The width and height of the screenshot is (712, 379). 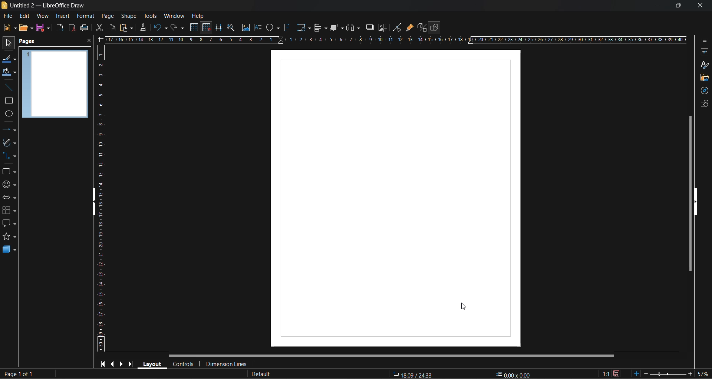 What do you see at coordinates (273, 28) in the screenshot?
I see `special characters` at bounding box center [273, 28].